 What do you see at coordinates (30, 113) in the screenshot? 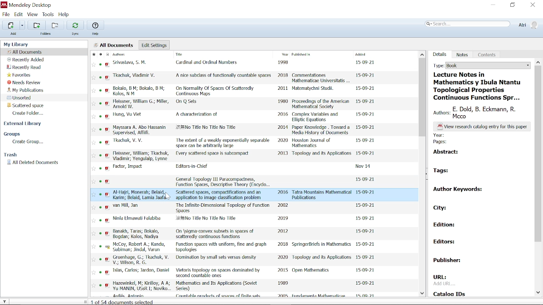
I see `Create folder` at bounding box center [30, 113].